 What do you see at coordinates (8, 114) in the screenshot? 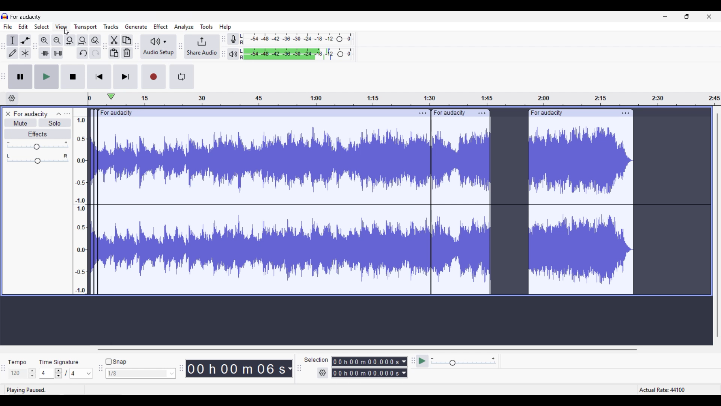
I see `Close track` at bounding box center [8, 114].